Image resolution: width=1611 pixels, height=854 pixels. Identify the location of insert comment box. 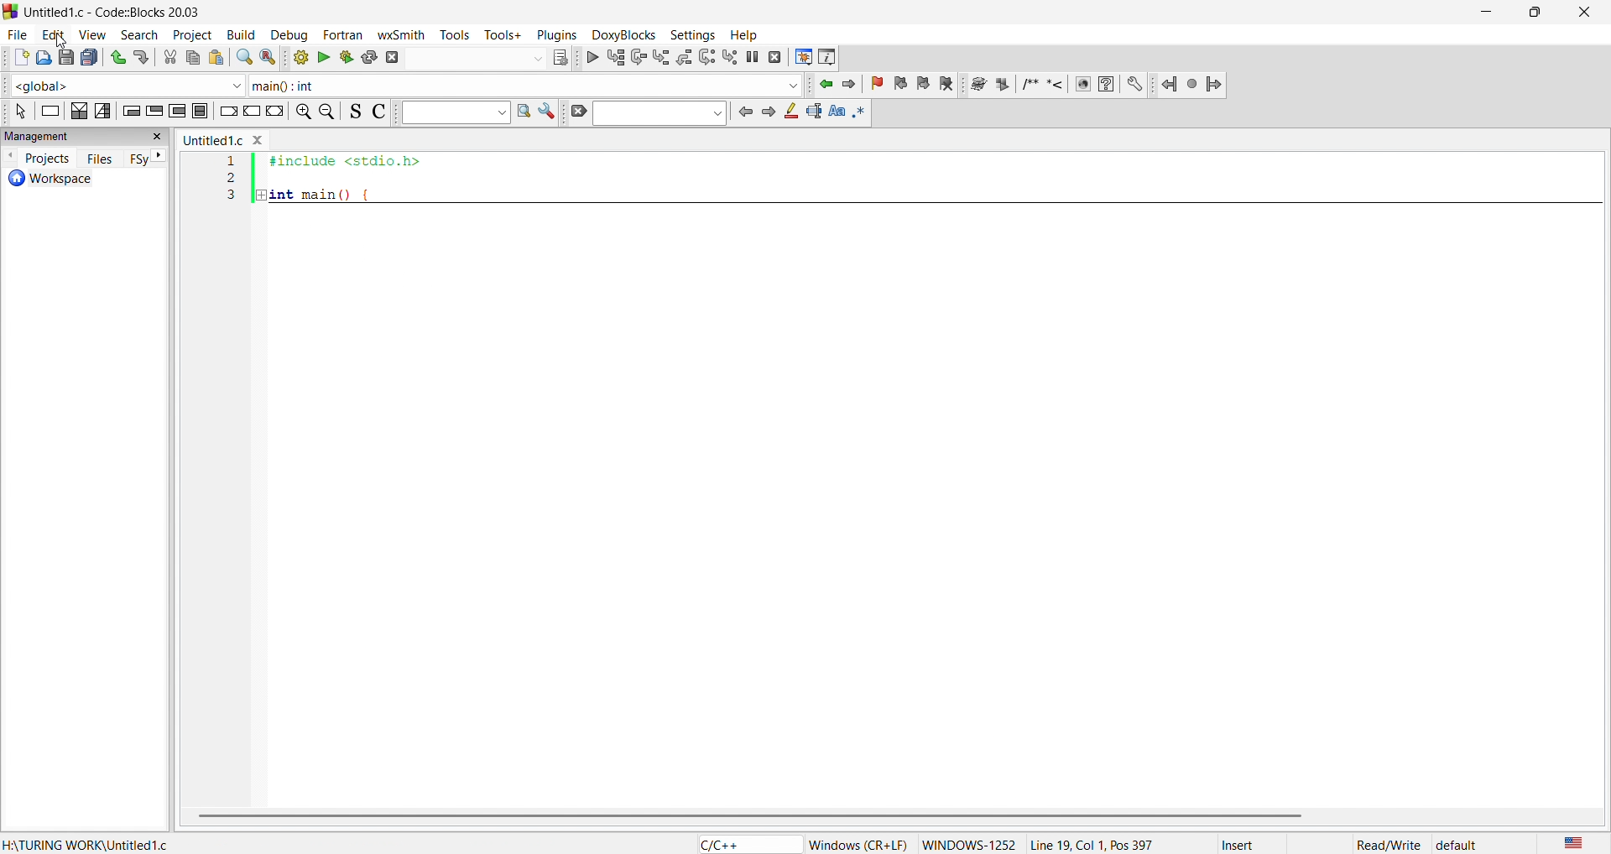
(1029, 84).